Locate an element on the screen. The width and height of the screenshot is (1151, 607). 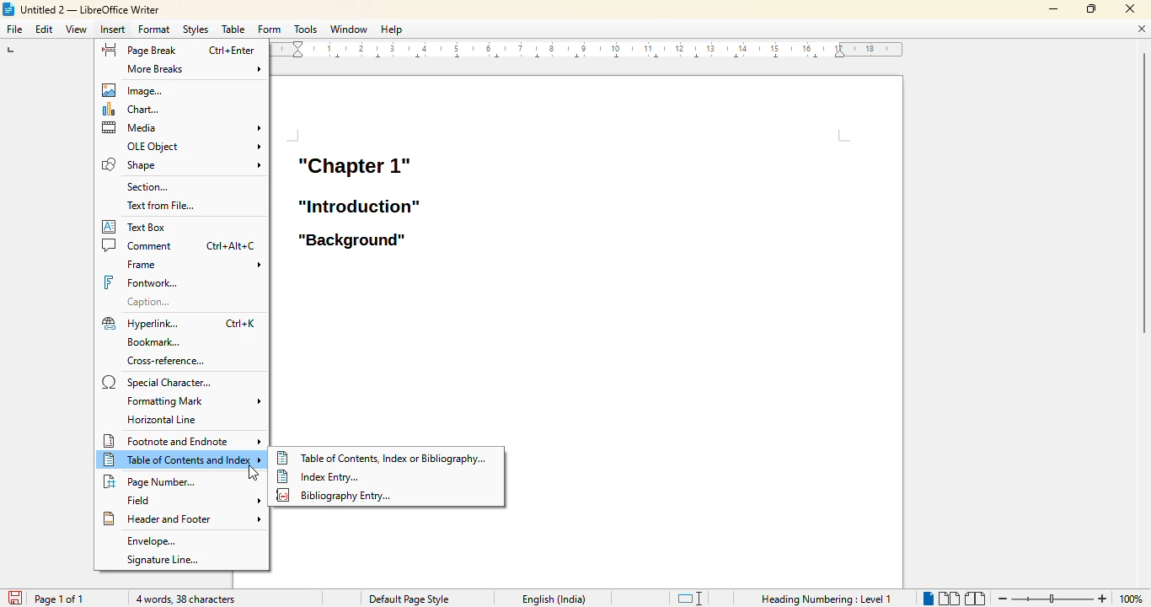
zoom factor is located at coordinates (1132, 599).